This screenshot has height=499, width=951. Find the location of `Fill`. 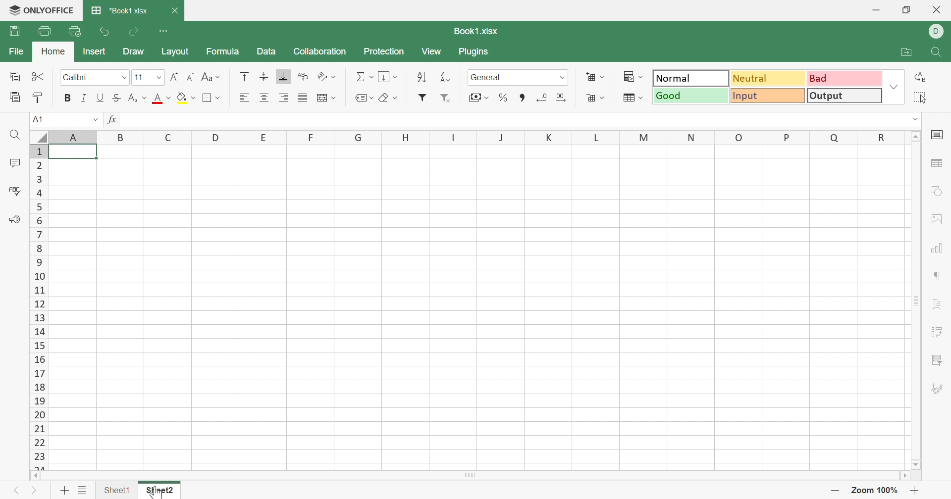

Fill is located at coordinates (386, 77).